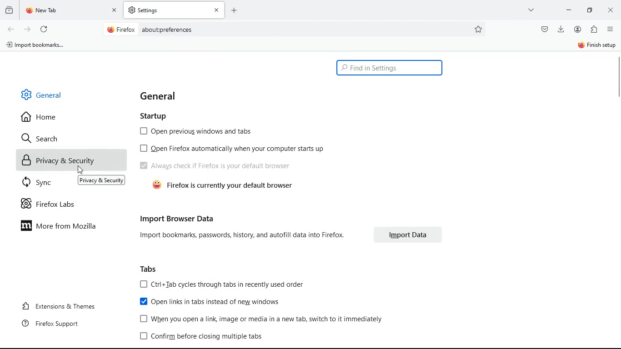 The height and width of the screenshot is (349, 621). Describe the element at coordinates (596, 46) in the screenshot. I see `sign in` at that location.